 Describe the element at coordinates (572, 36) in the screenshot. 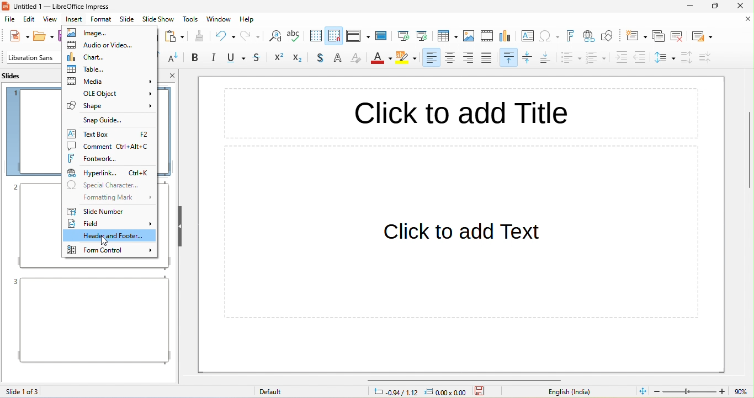

I see `fontwork text` at that location.